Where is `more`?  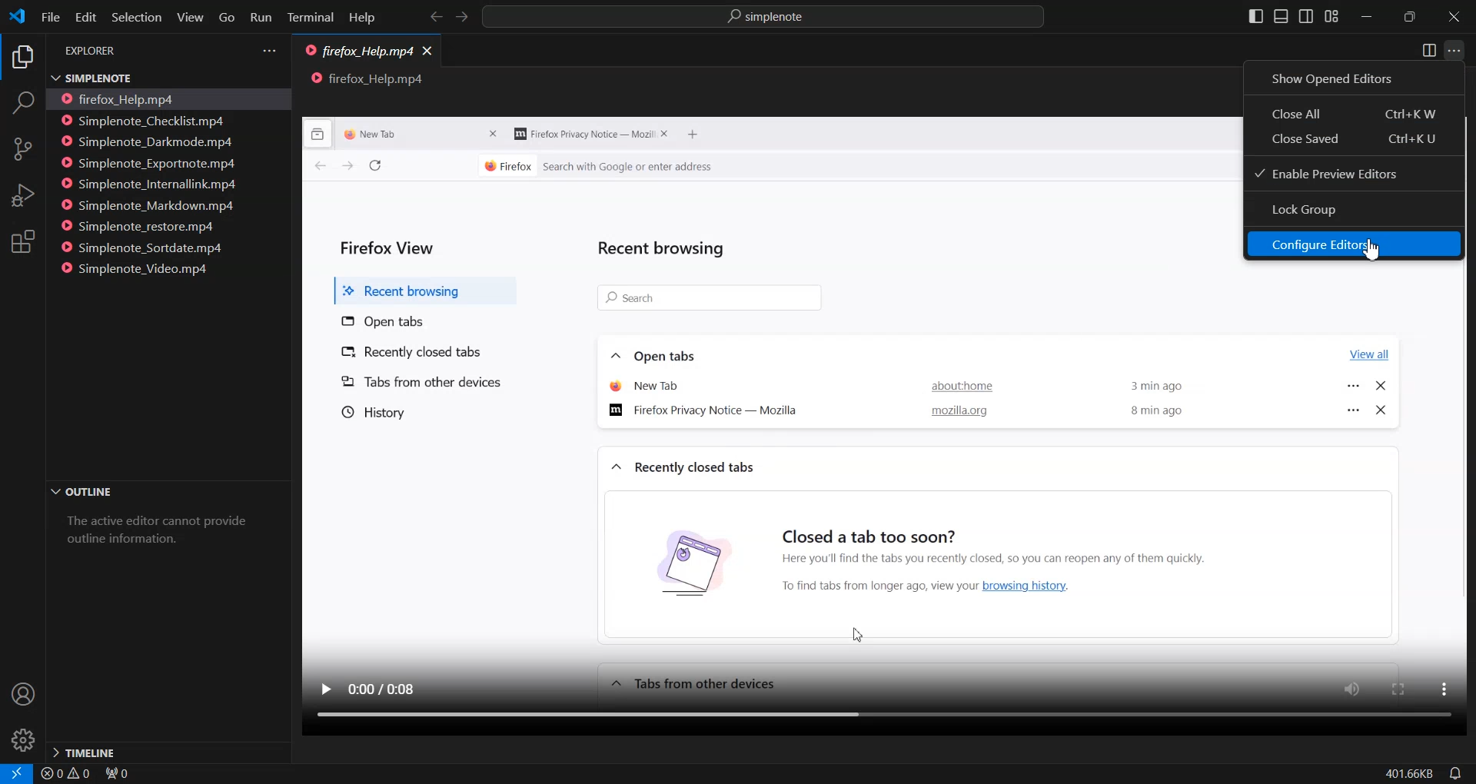
more is located at coordinates (1354, 382).